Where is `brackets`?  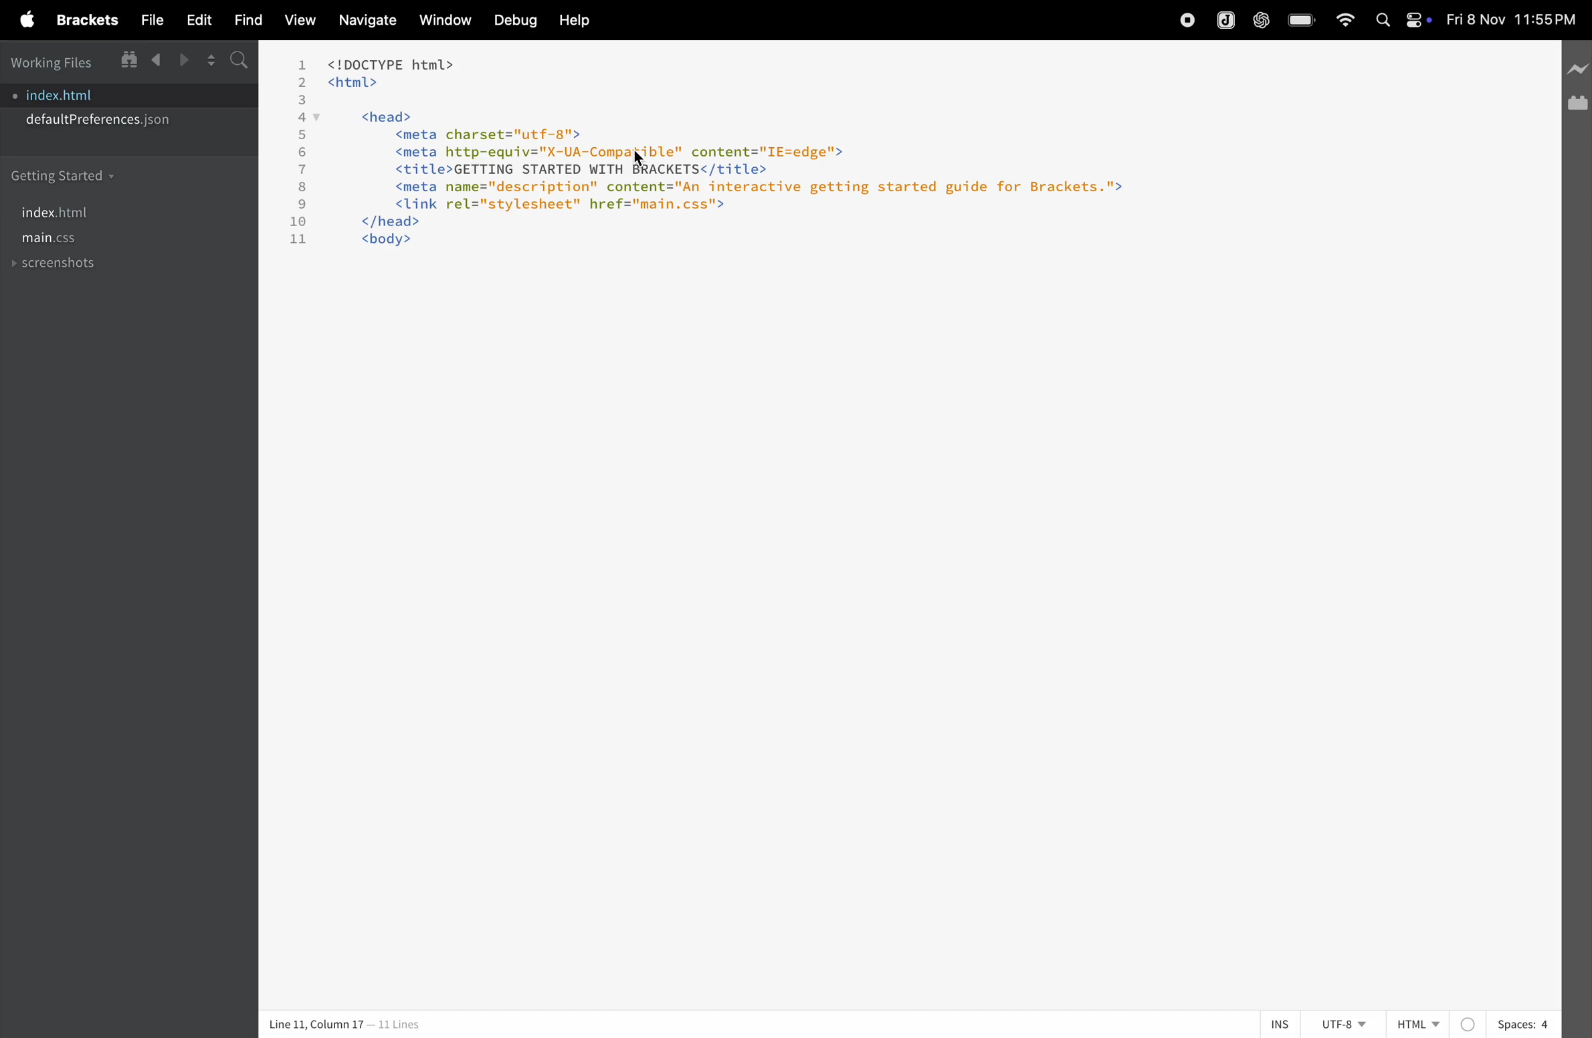 brackets is located at coordinates (84, 19).